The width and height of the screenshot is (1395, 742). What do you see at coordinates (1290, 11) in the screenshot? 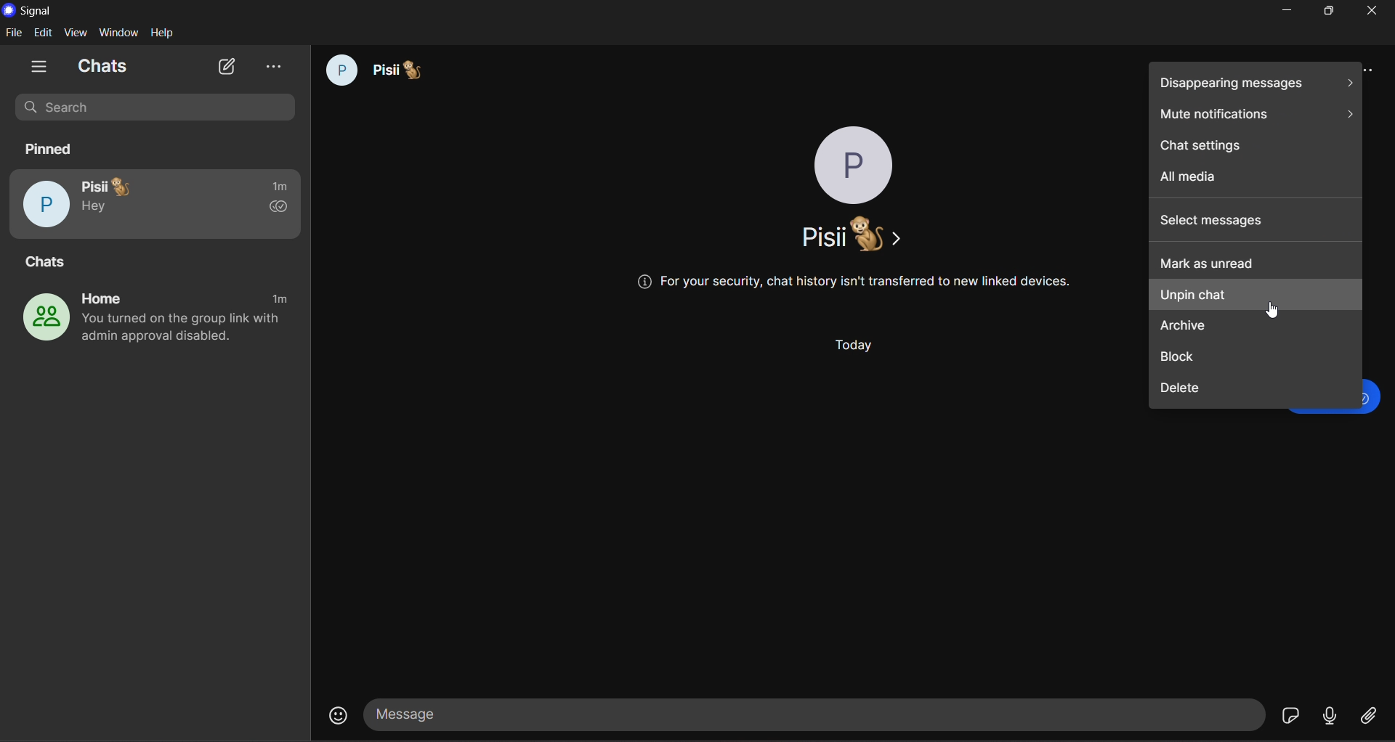
I see `minimize` at bounding box center [1290, 11].